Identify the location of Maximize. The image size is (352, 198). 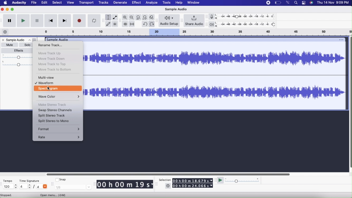
(12, 9).